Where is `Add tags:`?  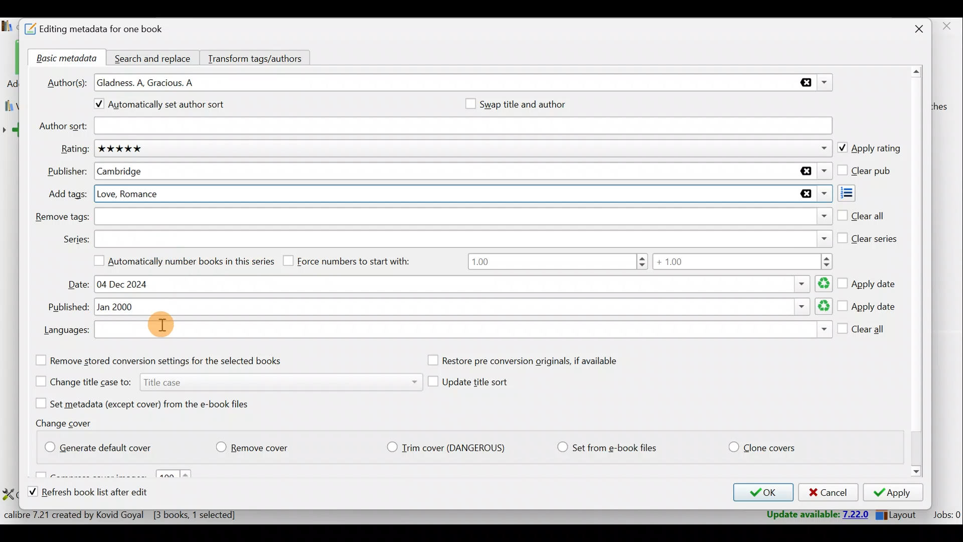 Add tags: is located at coordinates (67, 194).